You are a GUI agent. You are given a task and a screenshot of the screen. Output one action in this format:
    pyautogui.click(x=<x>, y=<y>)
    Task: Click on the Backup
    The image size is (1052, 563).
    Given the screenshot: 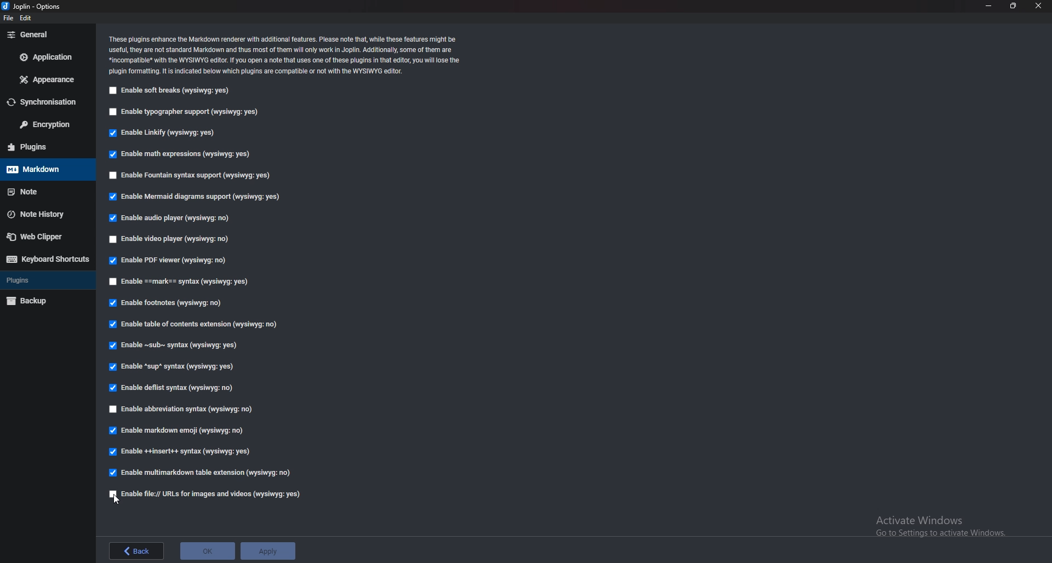 What is the action you would take?
    pyautogui.click(x=39, y=302)
    